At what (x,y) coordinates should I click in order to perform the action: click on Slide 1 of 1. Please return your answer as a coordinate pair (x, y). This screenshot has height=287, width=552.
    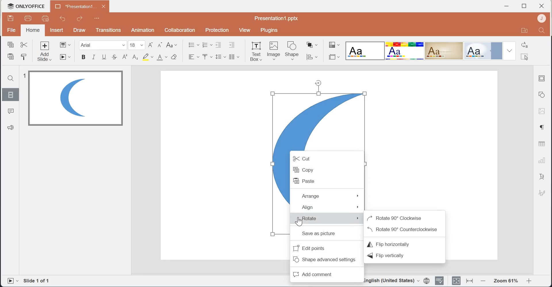
    Looking at the image, I should click on (38, 281).